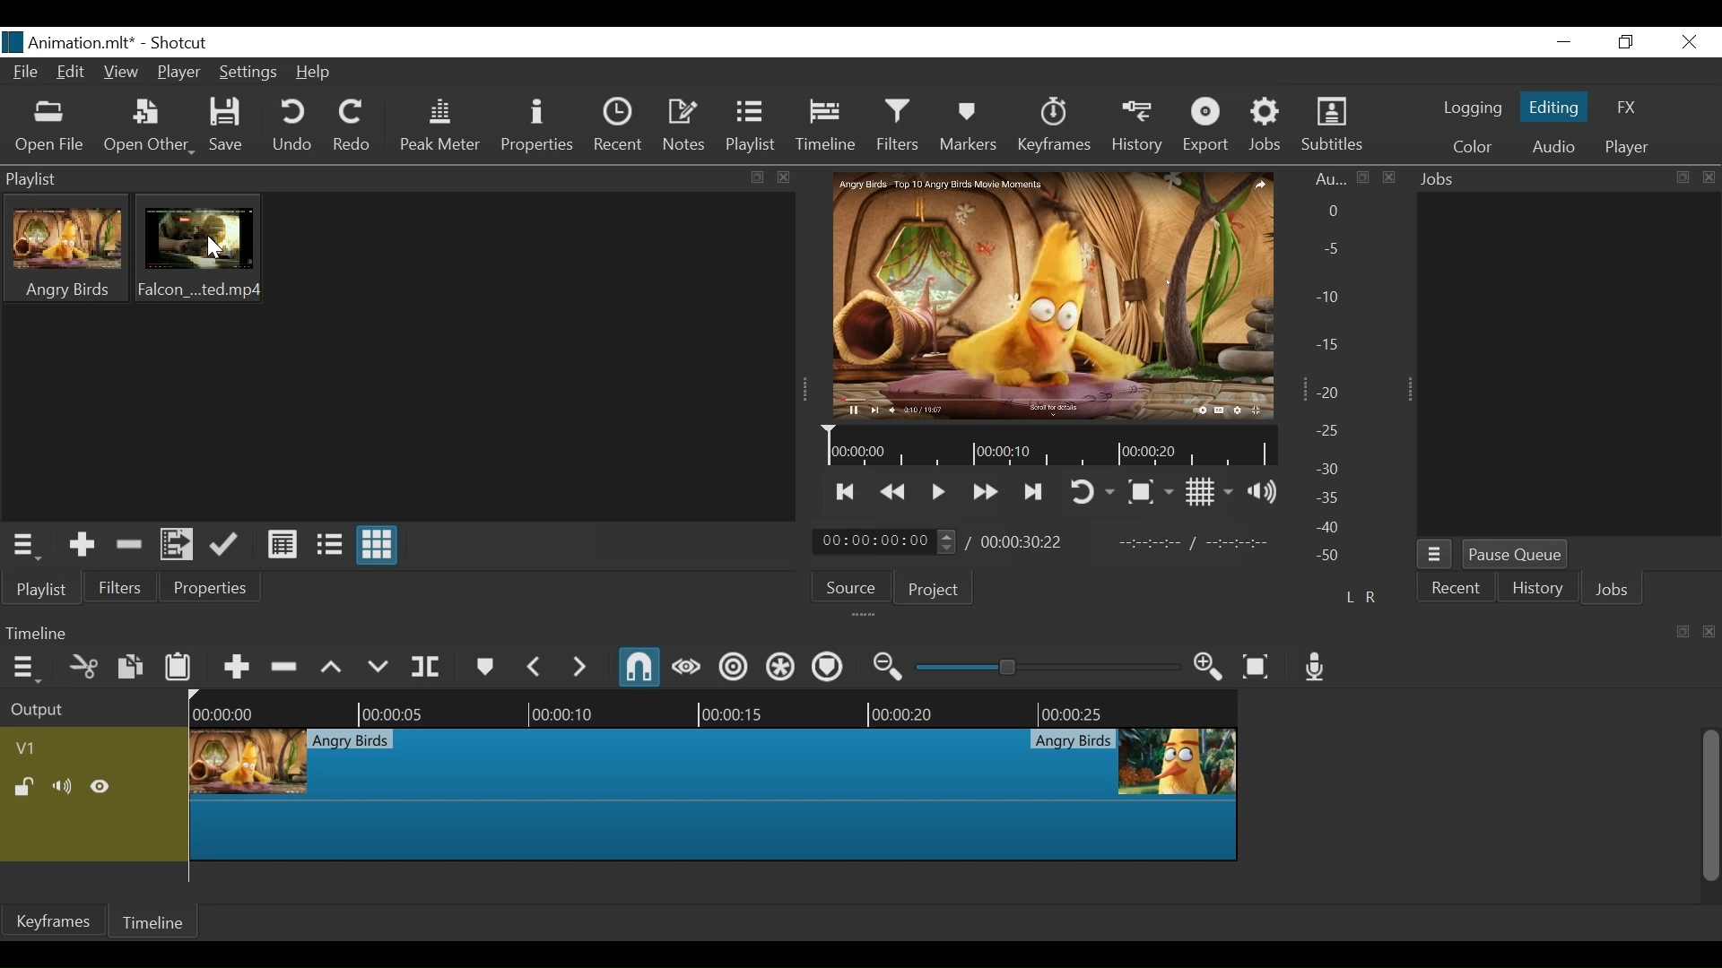  Describe the element at coordinates (828, 126) in the screenshot. I see `Timeline` at that location.